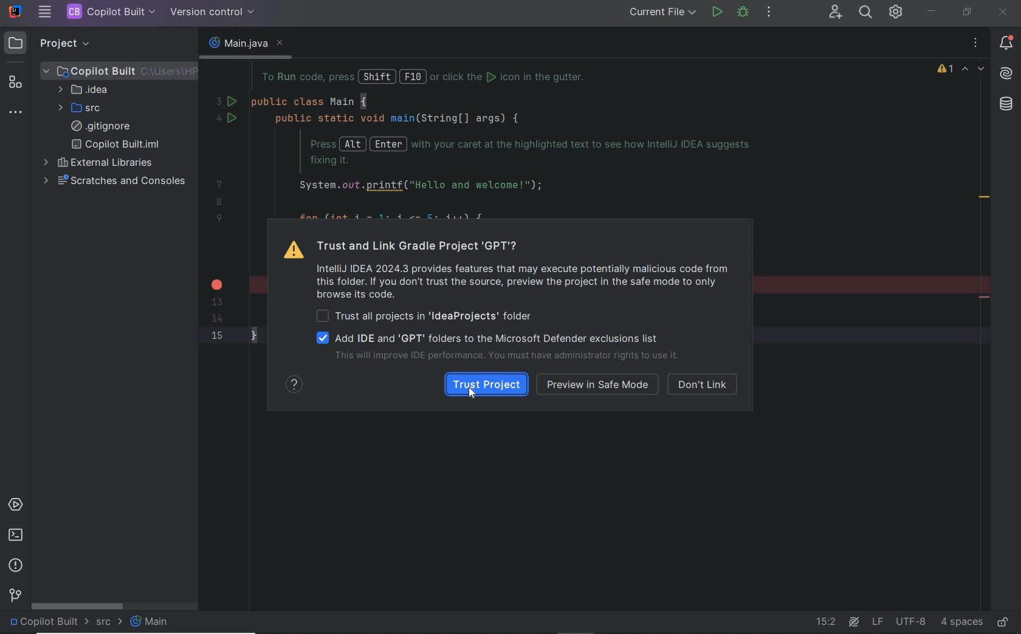 The width and height of the screenshot is (1021, 634). What do you see at coordinates (865, 12) in the screenshot?
I see `SEARCH EVERYWHERE` at bounding box center [865, 12].